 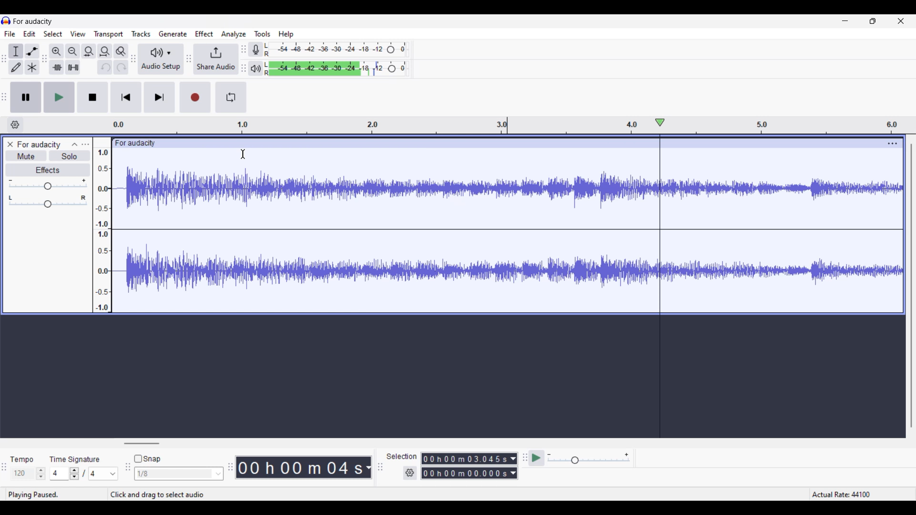 What do you see at coordinates (16, 67) in the screenshot?
I see `Draw tool` at bounding box center [16, 67].